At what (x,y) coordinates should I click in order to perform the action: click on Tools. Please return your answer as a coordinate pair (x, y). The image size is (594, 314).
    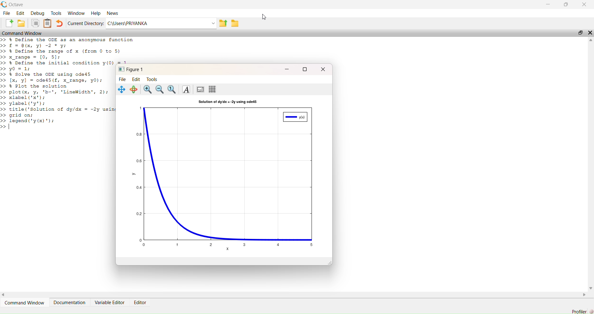
    Looking at the image, I should click on (152, 79).